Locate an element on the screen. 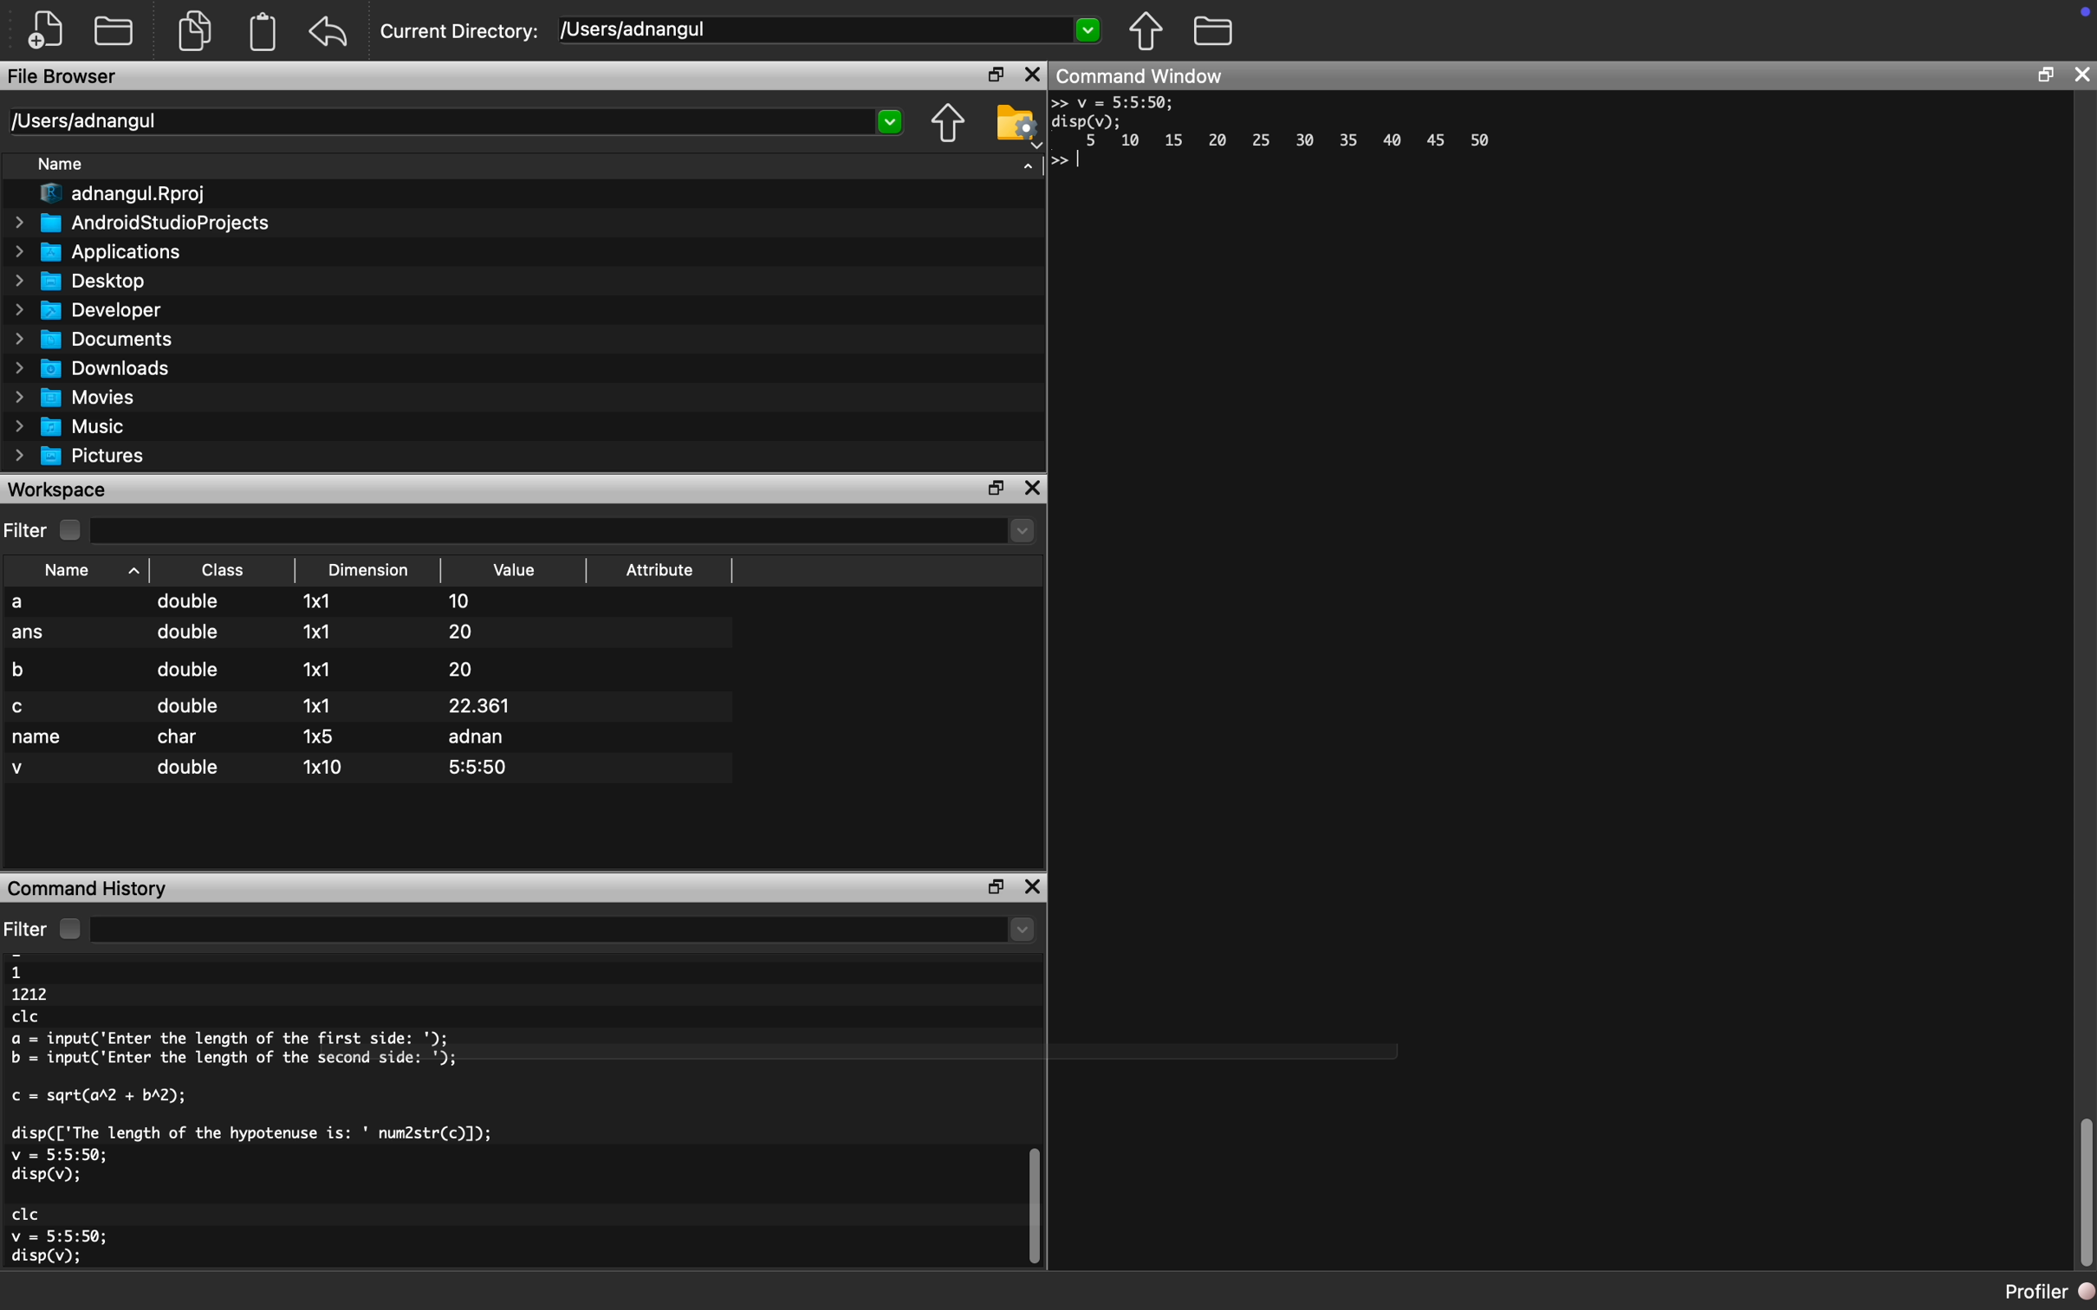  Pictures is located at coordinates (77, 457).